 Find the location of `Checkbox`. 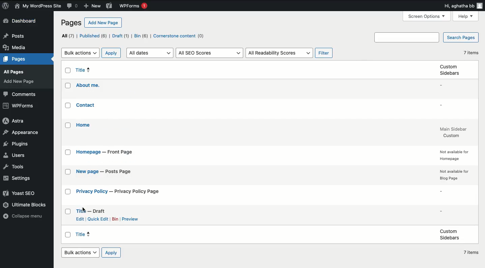

Checkbox is located at coordinates (68, 125).